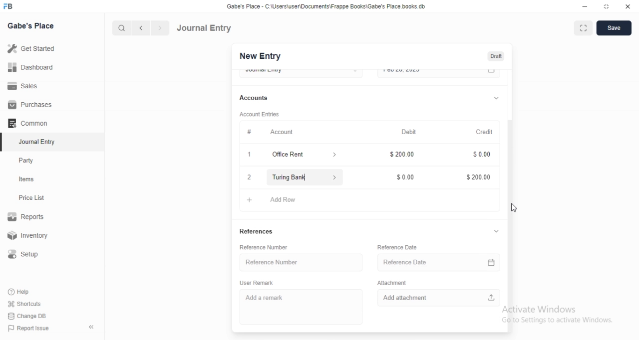 This screenshot has height=340, width=639. I want to click on restore, so click(608, 6).